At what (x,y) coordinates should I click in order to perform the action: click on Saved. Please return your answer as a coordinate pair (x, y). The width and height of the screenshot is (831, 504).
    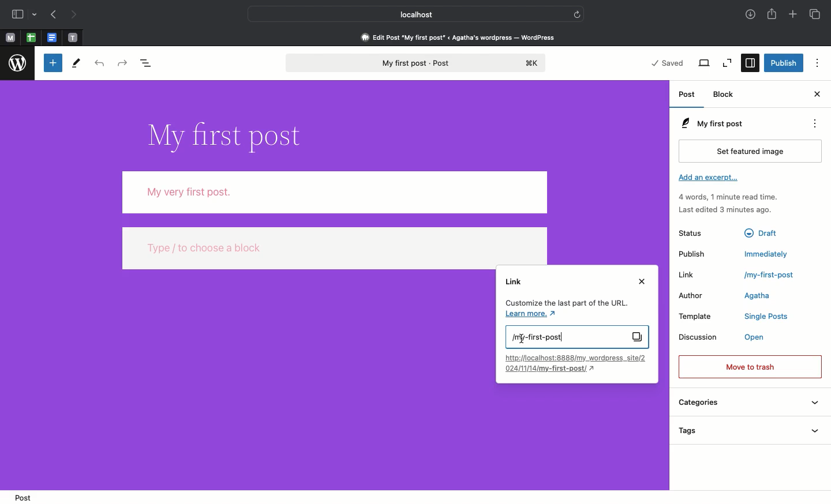
    Looking at the image, I should click on (668, 63).